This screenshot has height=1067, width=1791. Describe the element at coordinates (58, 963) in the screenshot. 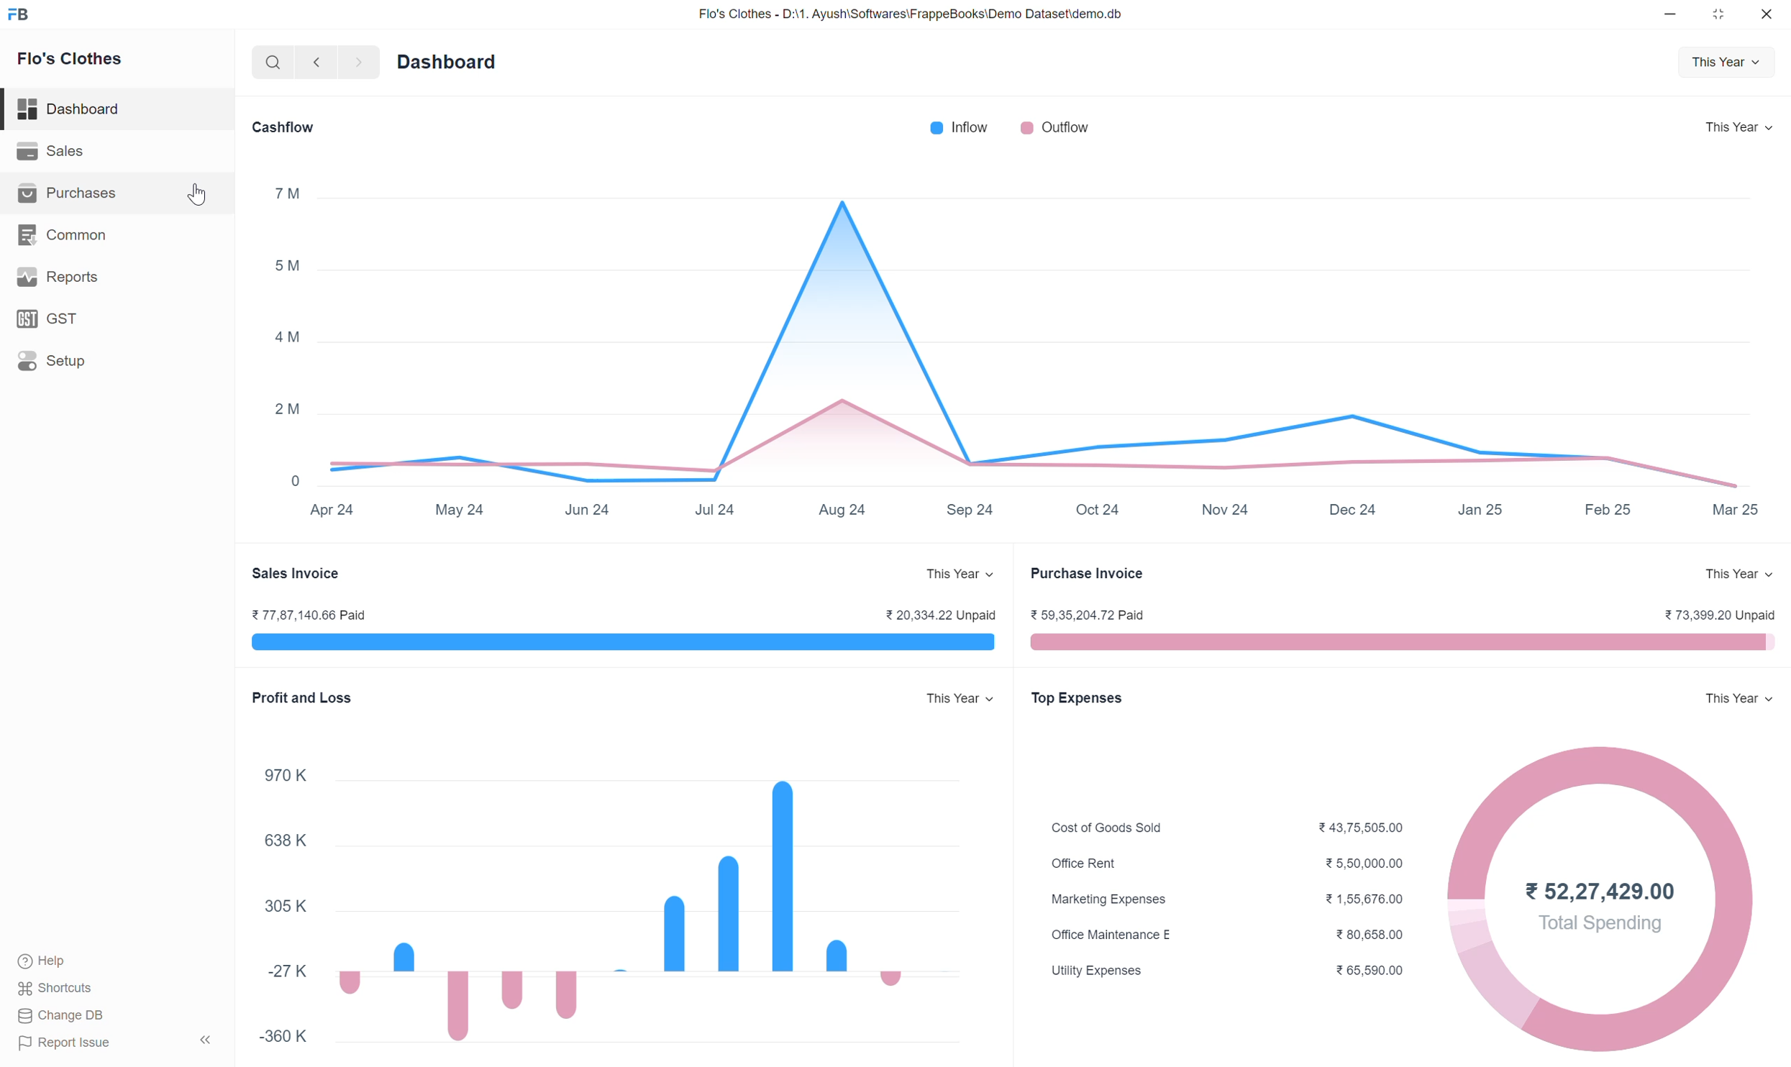

I see ` Help` at that location.